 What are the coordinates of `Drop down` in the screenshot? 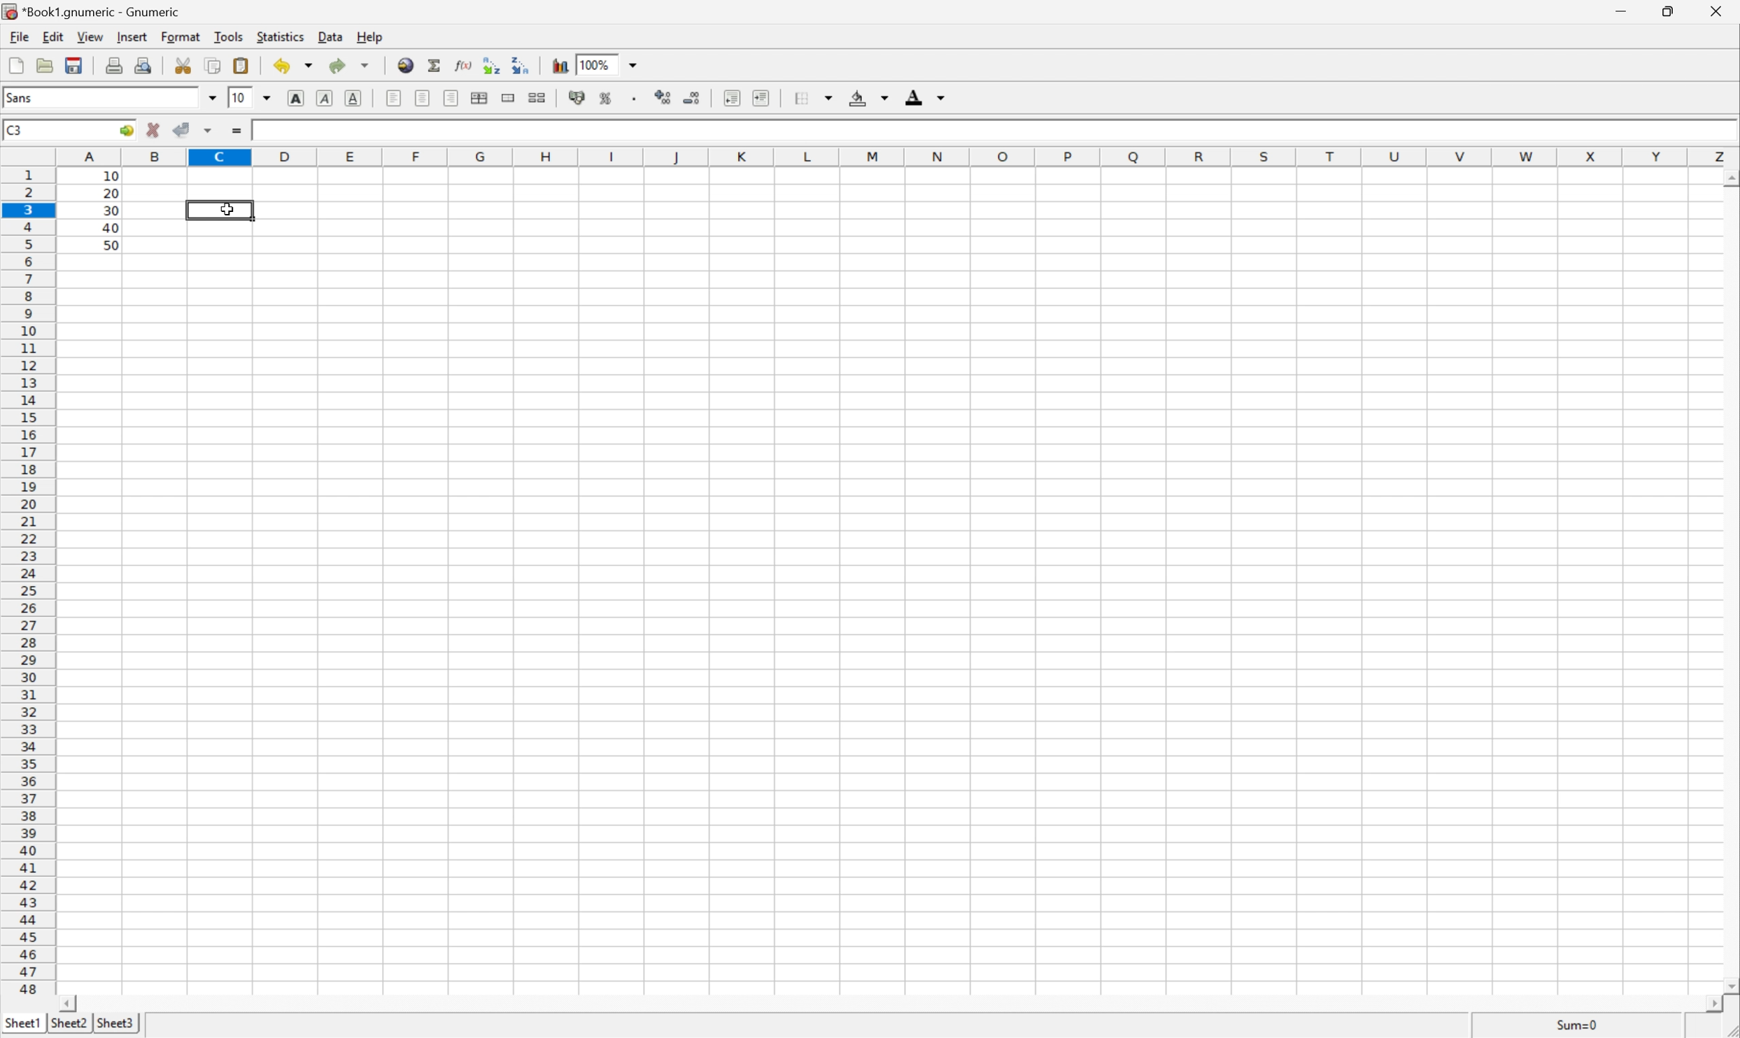 It's located at (828, 97).